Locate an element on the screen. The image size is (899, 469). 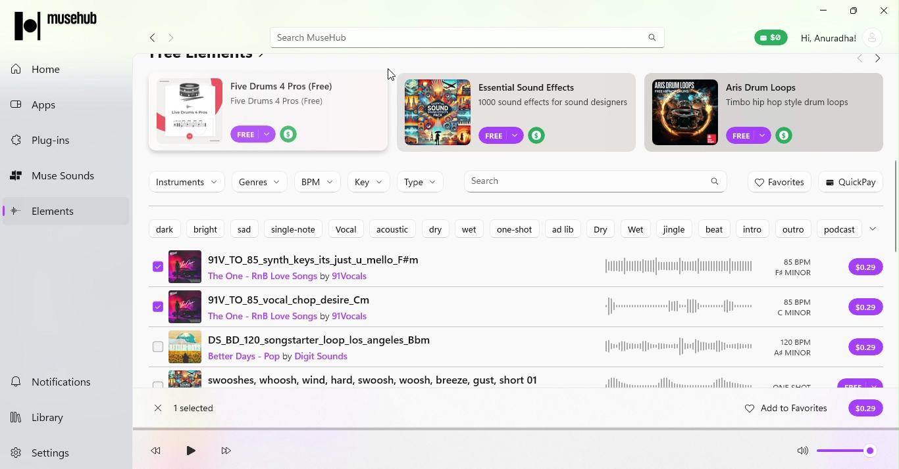
Volume level is located at coordinates (848, 454).